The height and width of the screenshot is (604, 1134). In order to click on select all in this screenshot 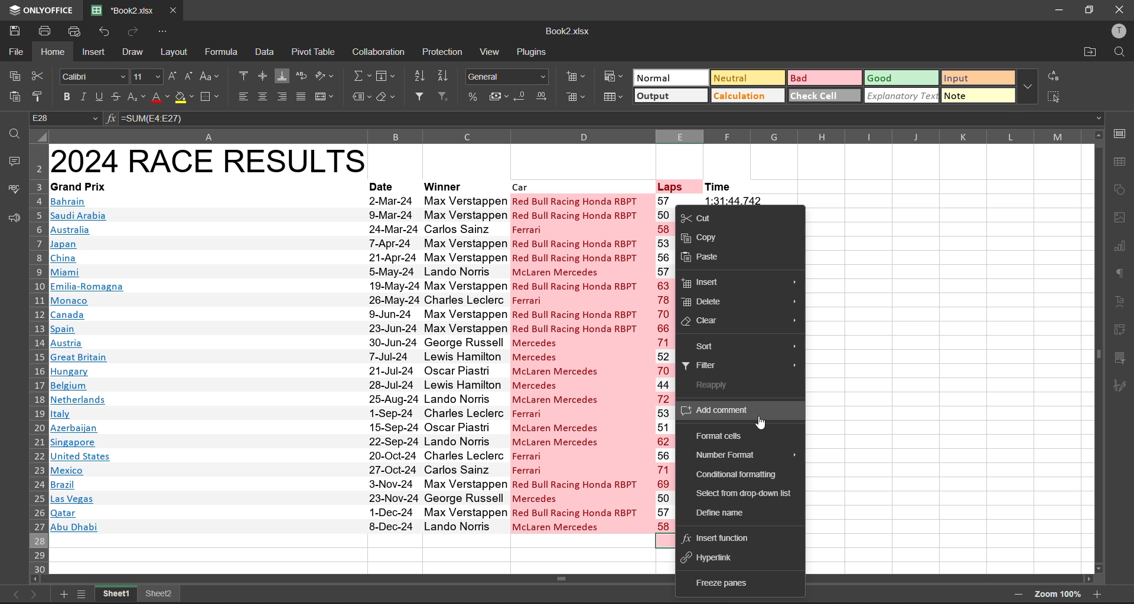, I will do `click(1058, 97)`.